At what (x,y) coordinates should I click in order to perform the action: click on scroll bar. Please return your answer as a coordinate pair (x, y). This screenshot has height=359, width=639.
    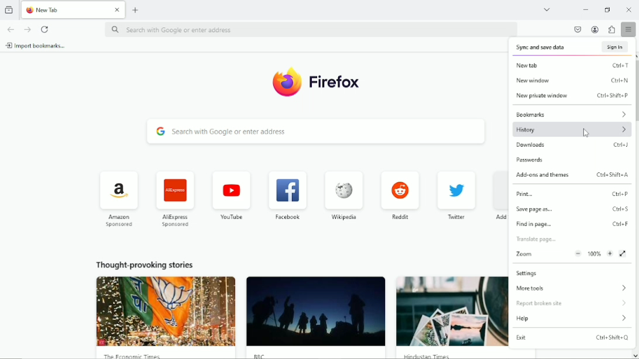
    Looking at the image, I should click on (635, 91).